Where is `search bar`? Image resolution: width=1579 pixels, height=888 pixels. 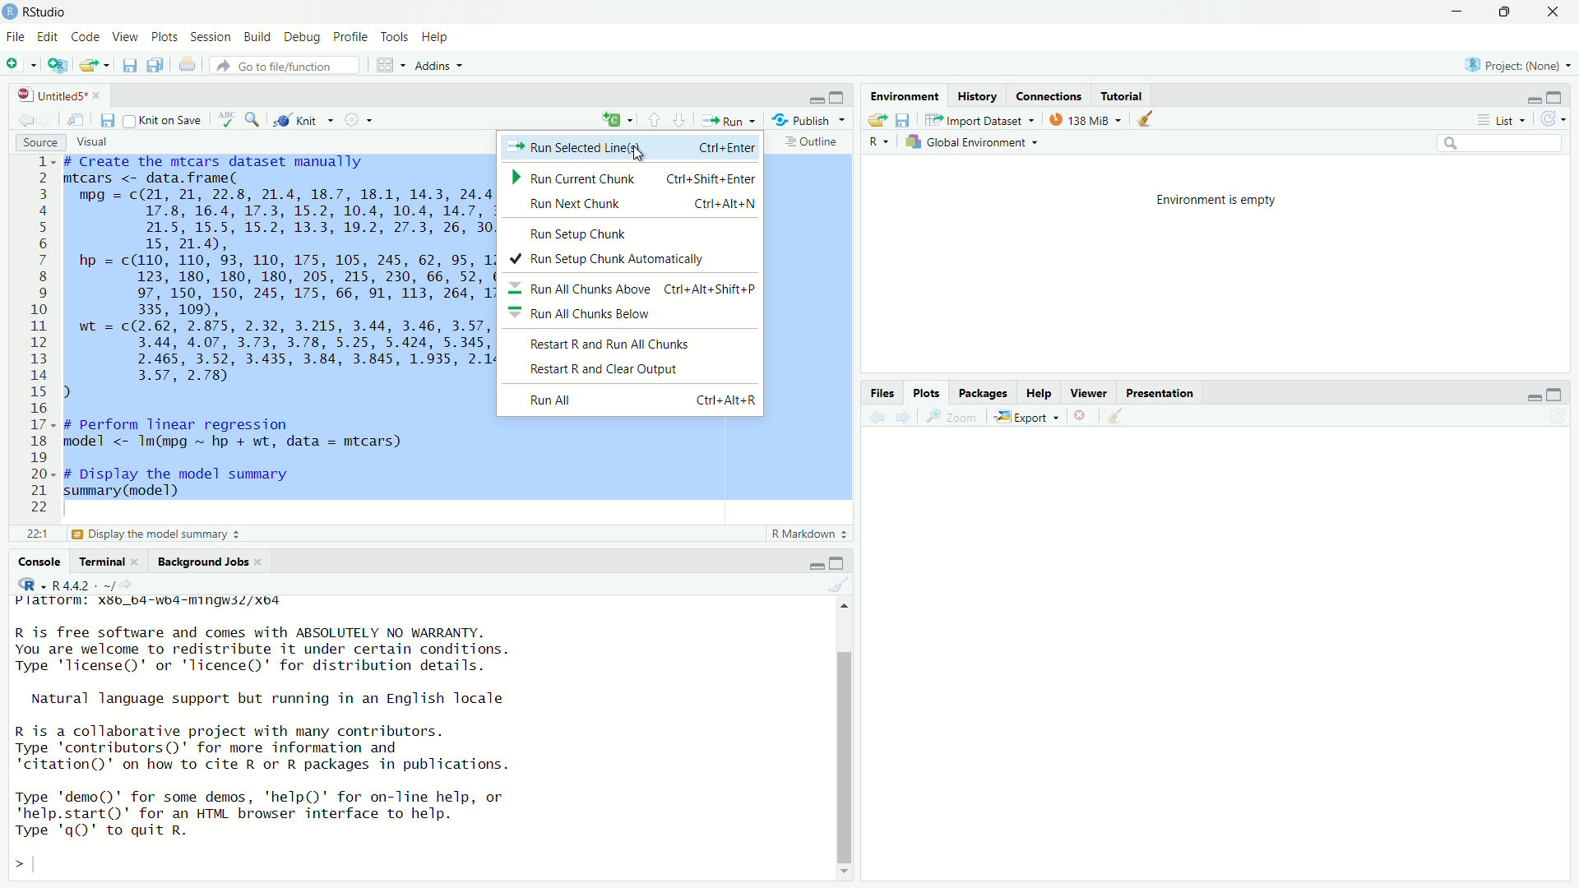
search bar is located at coordinates (1501, 143).